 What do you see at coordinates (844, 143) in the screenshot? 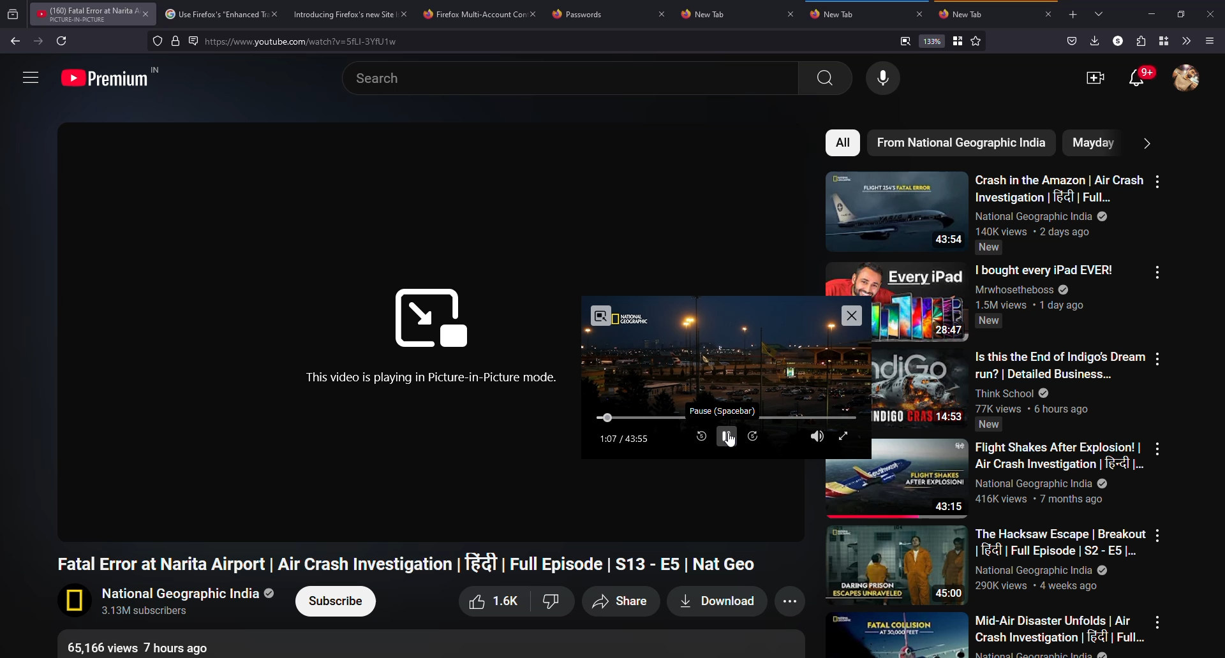
I see `all` at bounding box center [844, 143].